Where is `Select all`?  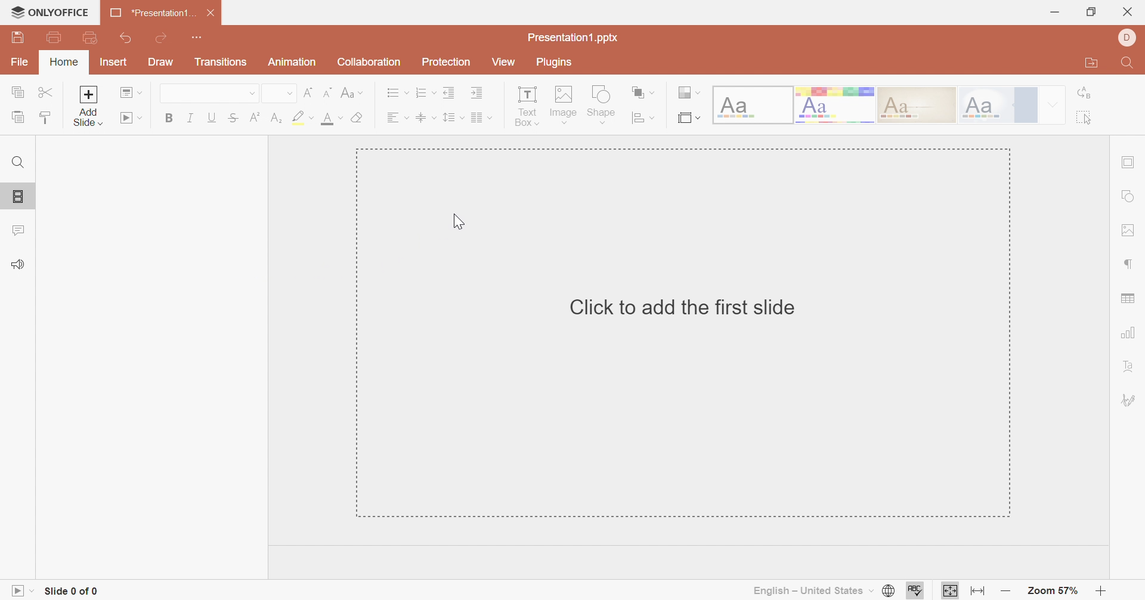
Select all is located at coordinates (1084, 117).